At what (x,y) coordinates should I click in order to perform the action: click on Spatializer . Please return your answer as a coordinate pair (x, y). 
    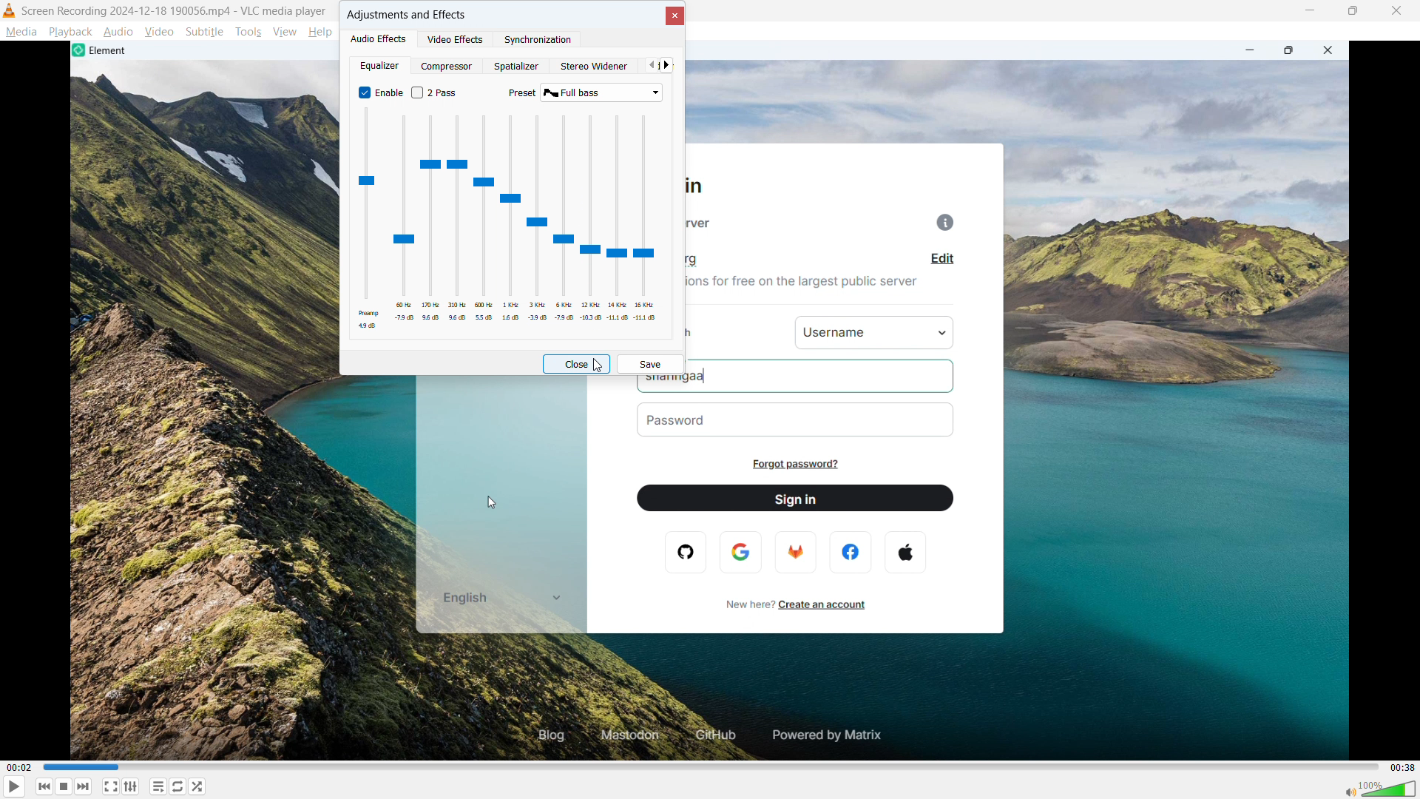
    Looking at the image, I should click on (517, 66).